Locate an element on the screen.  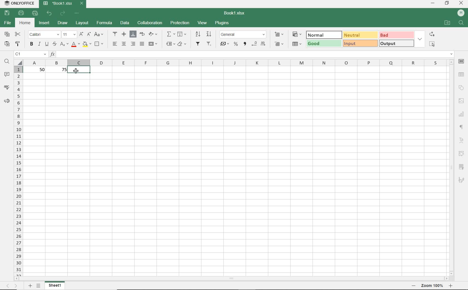
named ranges is located at coordinates (170, 44).